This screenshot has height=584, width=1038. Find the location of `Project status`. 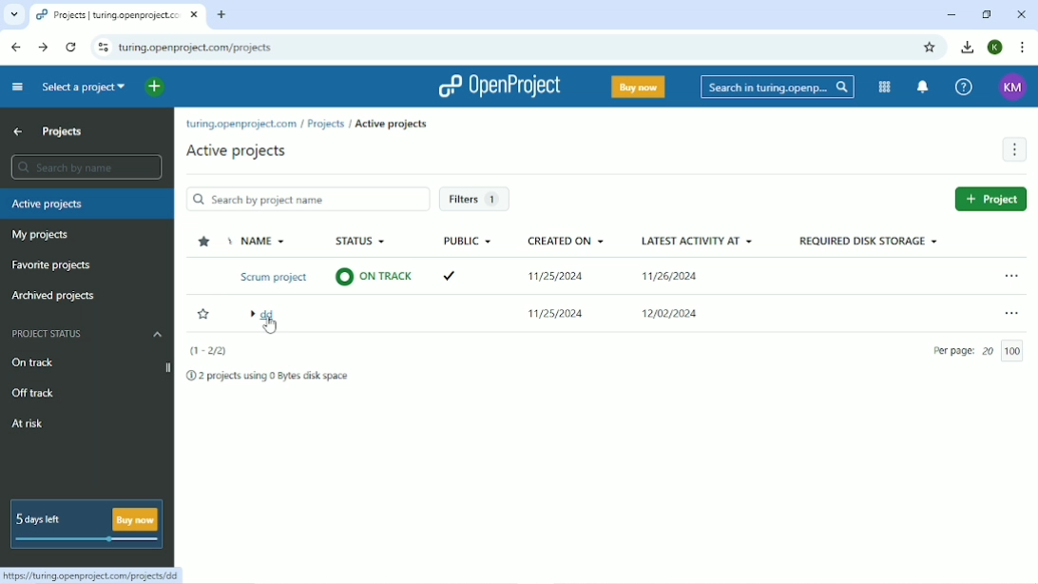

Project status is located at coordinates (86, 335).